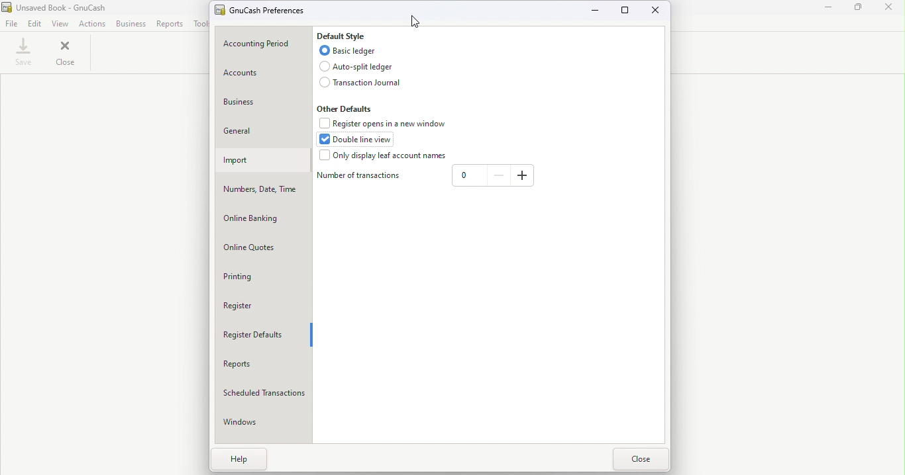  What do you see at coordinates (258, 73) in the screenshot?
I see `Accounts` at bounding box center [258, 73].